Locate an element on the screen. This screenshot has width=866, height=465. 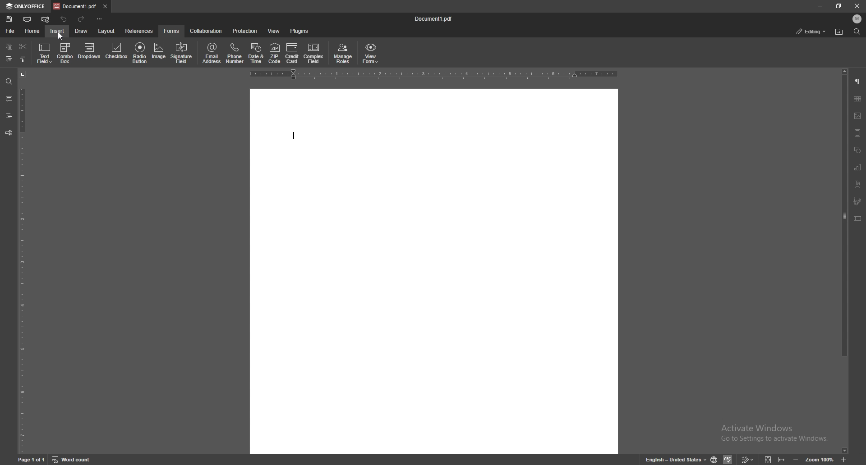
find is located at coordinates (8, 82).